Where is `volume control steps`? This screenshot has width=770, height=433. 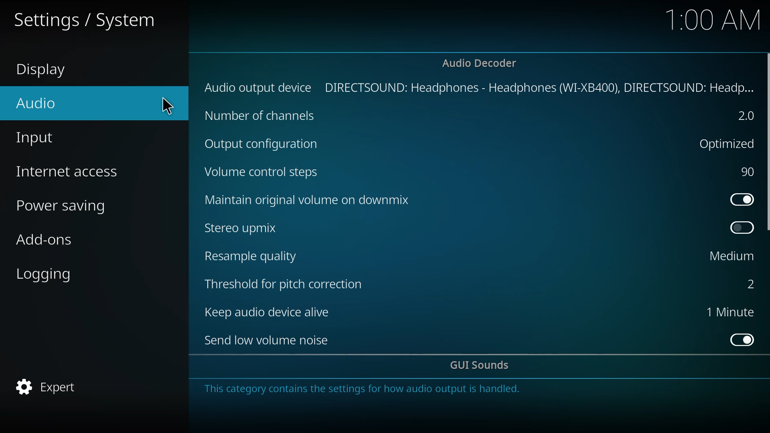 volume control steps is located at coordinates (265, 173).